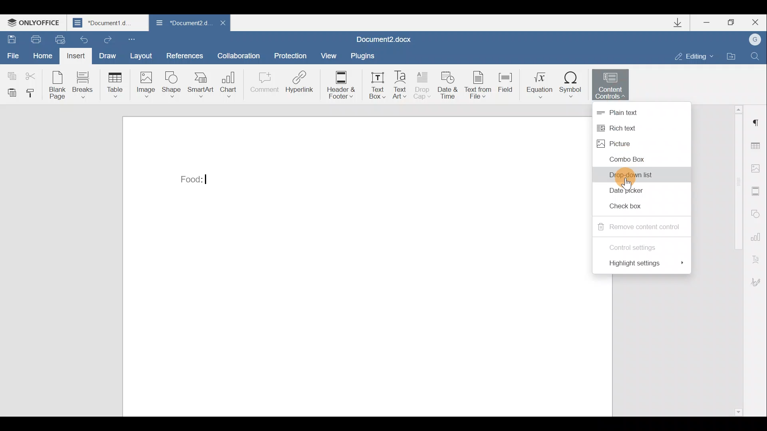 The image size is (767, 431). What do you see at coordinates (631, 160) in the screenshot?
I see `Combo box` at bounding box center [631, 160].